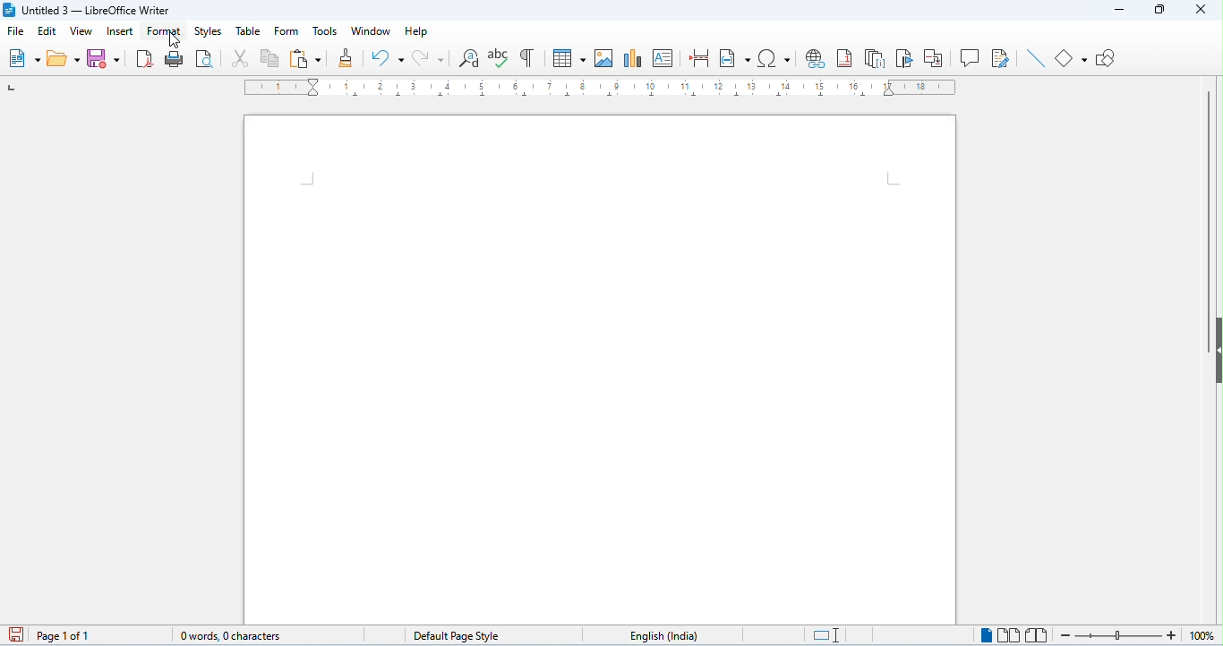 This screenshot has width=1223, height=646. Describe the element at coordinates (287, 32) in the screenshot. I see `form` at that location.